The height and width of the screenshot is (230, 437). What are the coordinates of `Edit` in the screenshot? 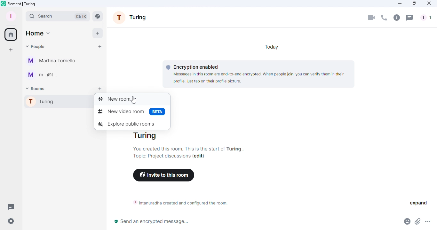 It's located at (199, 157).